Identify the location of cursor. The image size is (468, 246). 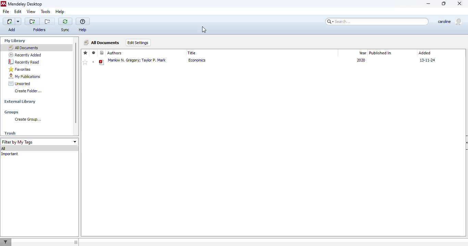
(204, 30).